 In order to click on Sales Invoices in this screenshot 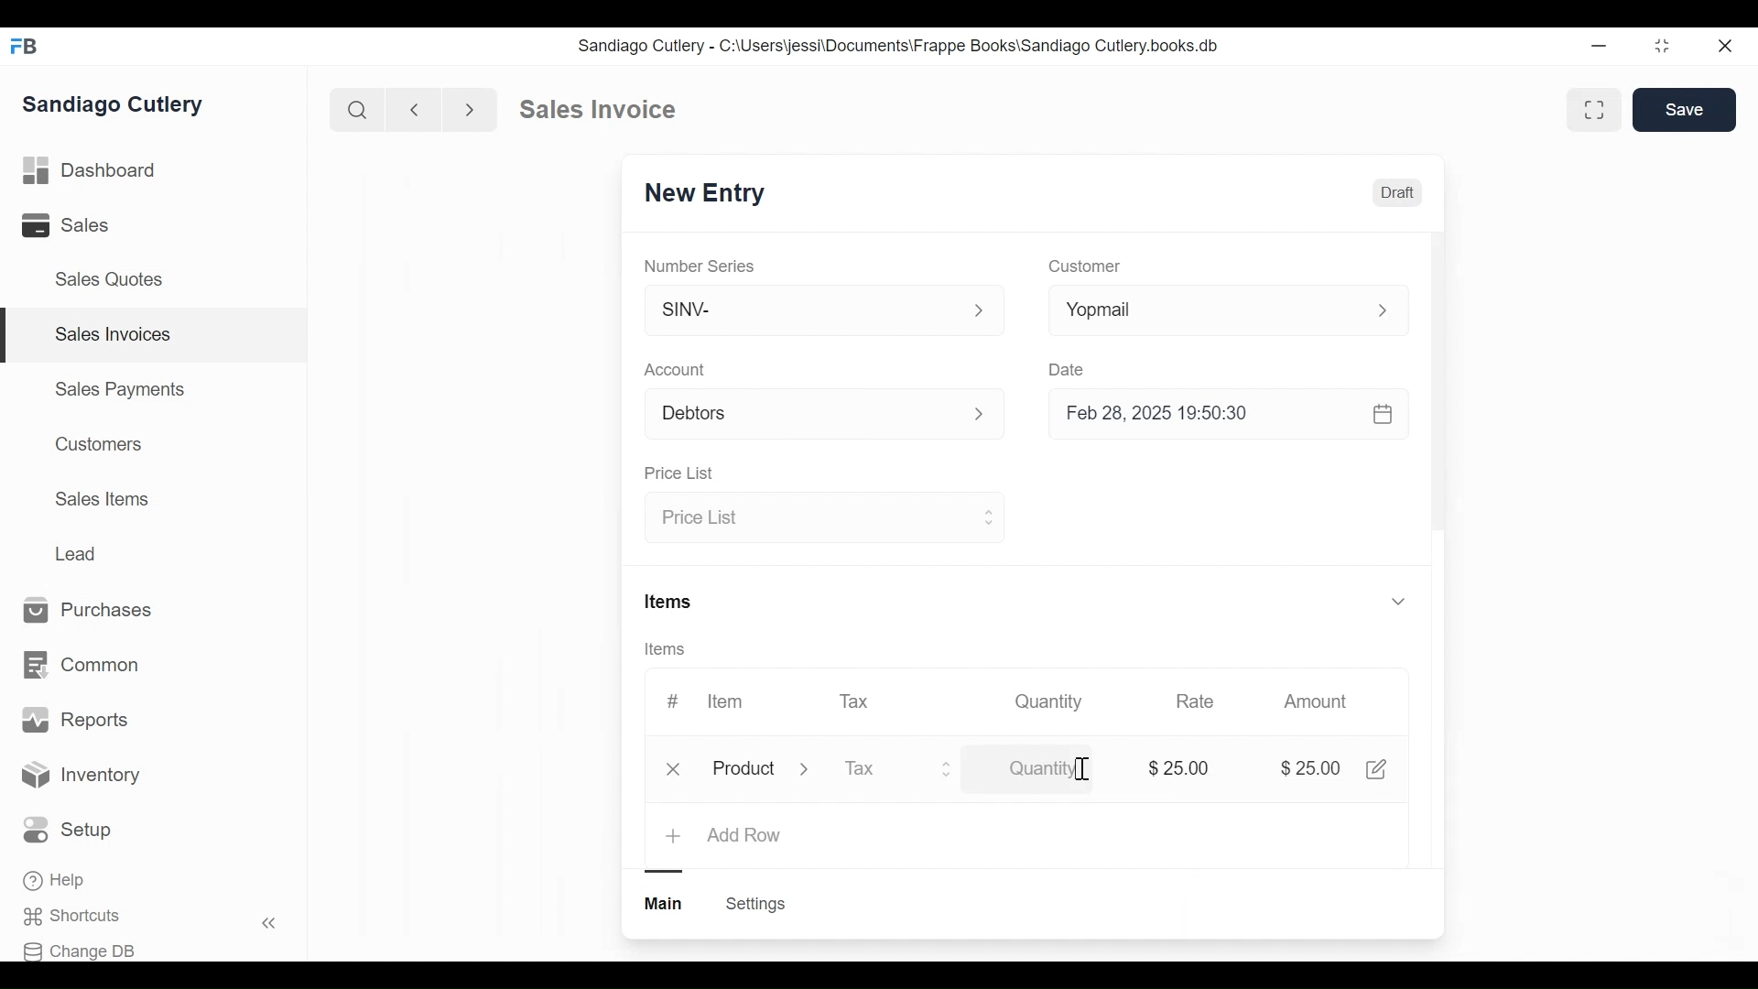, I will do `click(114, 335)`.